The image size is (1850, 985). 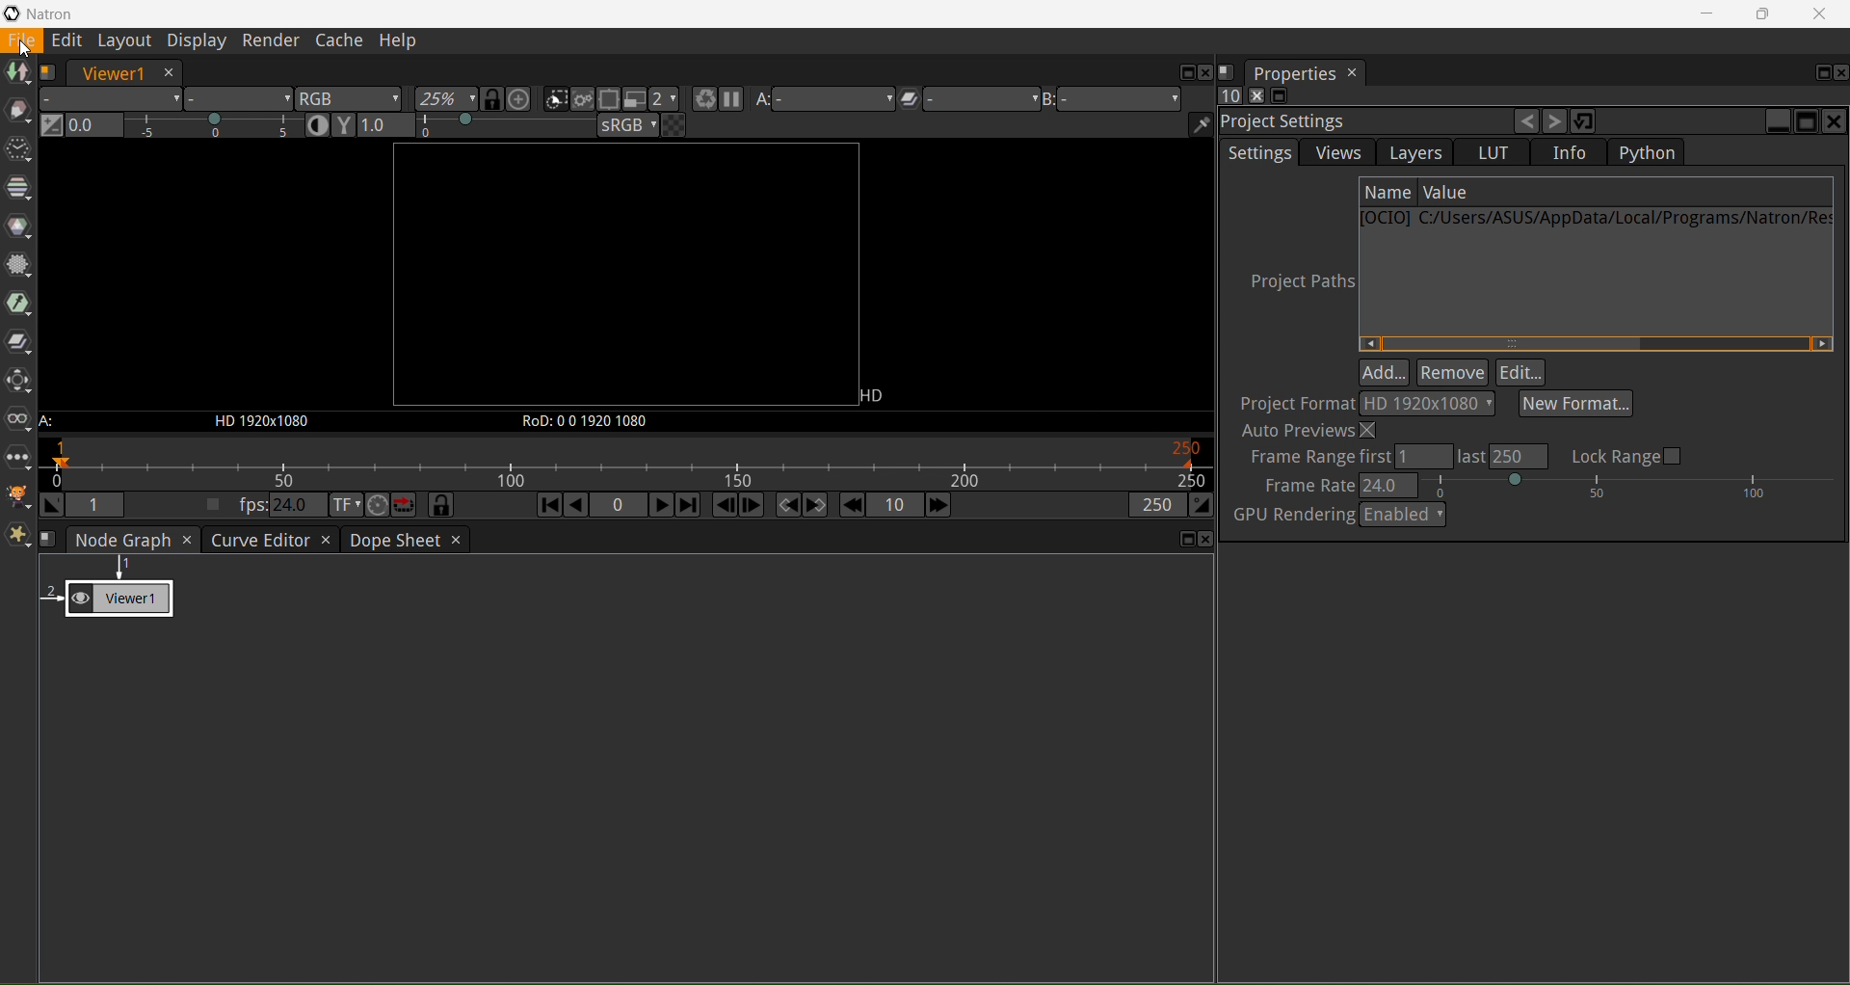 What do you see at coordinates (325, 541) in the screenshot?
I see `Close Tab` at bounding box center [325, 541].